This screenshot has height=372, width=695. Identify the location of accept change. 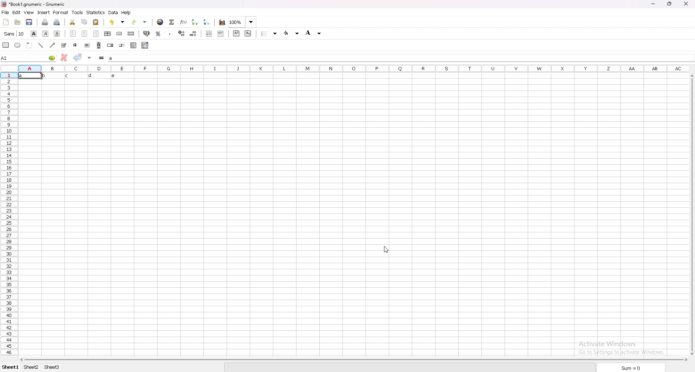
(77, 57).